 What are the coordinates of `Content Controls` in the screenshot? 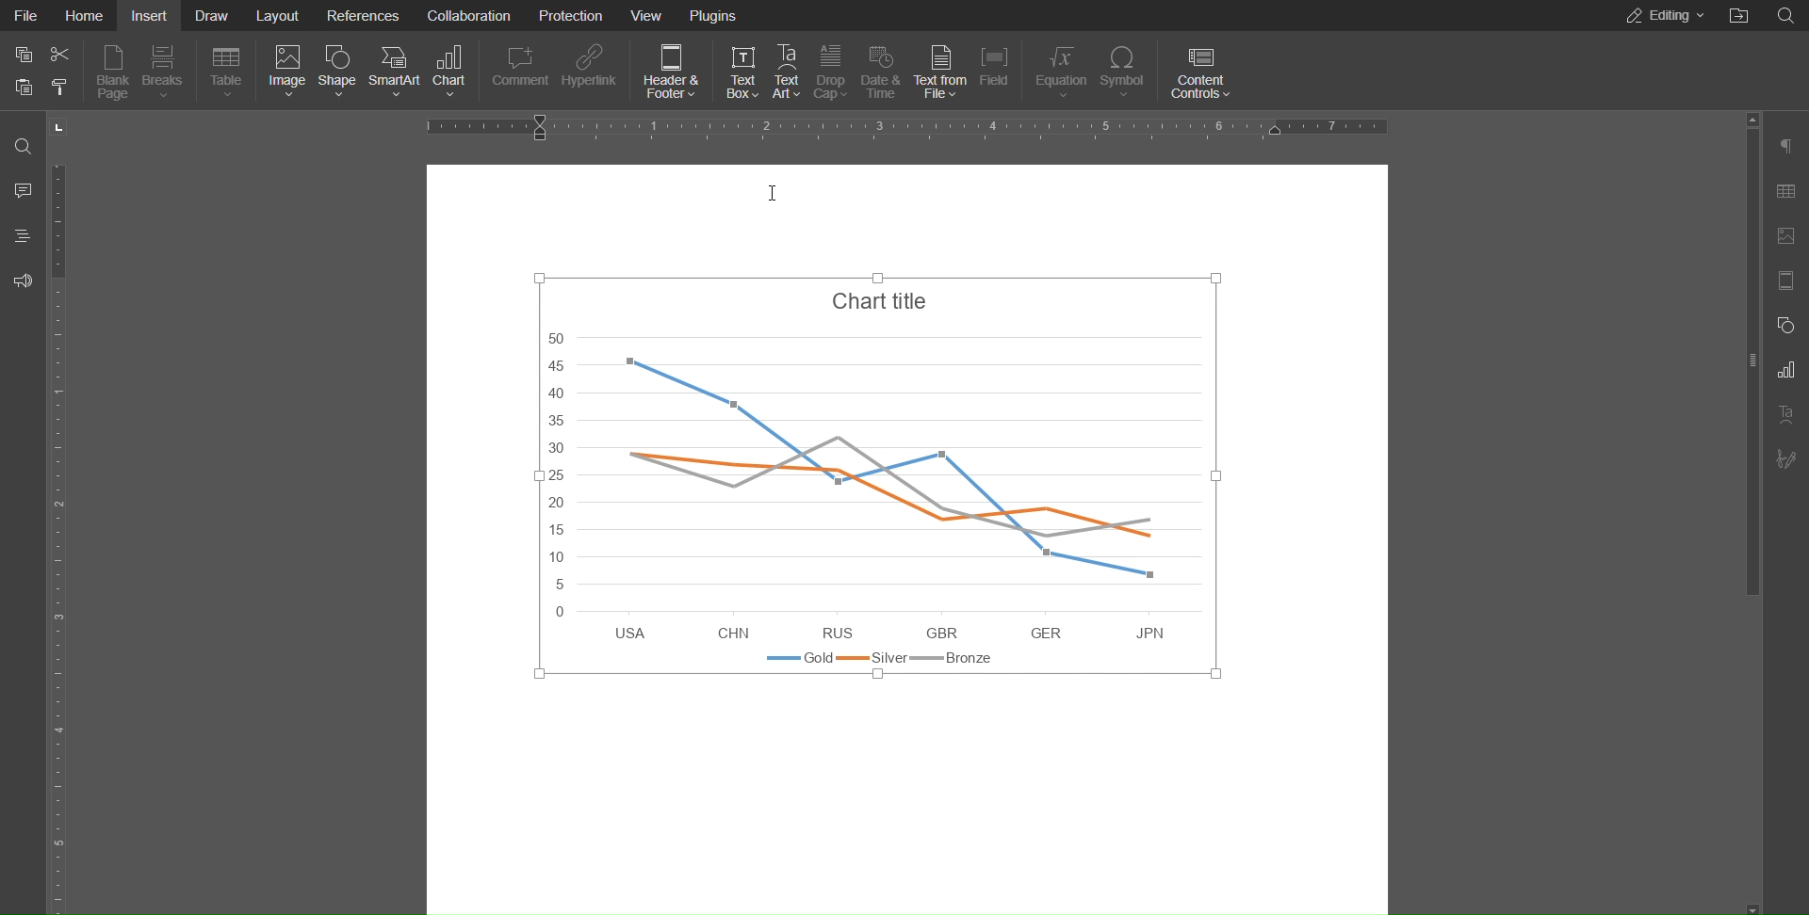 It's located at (1199, 70).